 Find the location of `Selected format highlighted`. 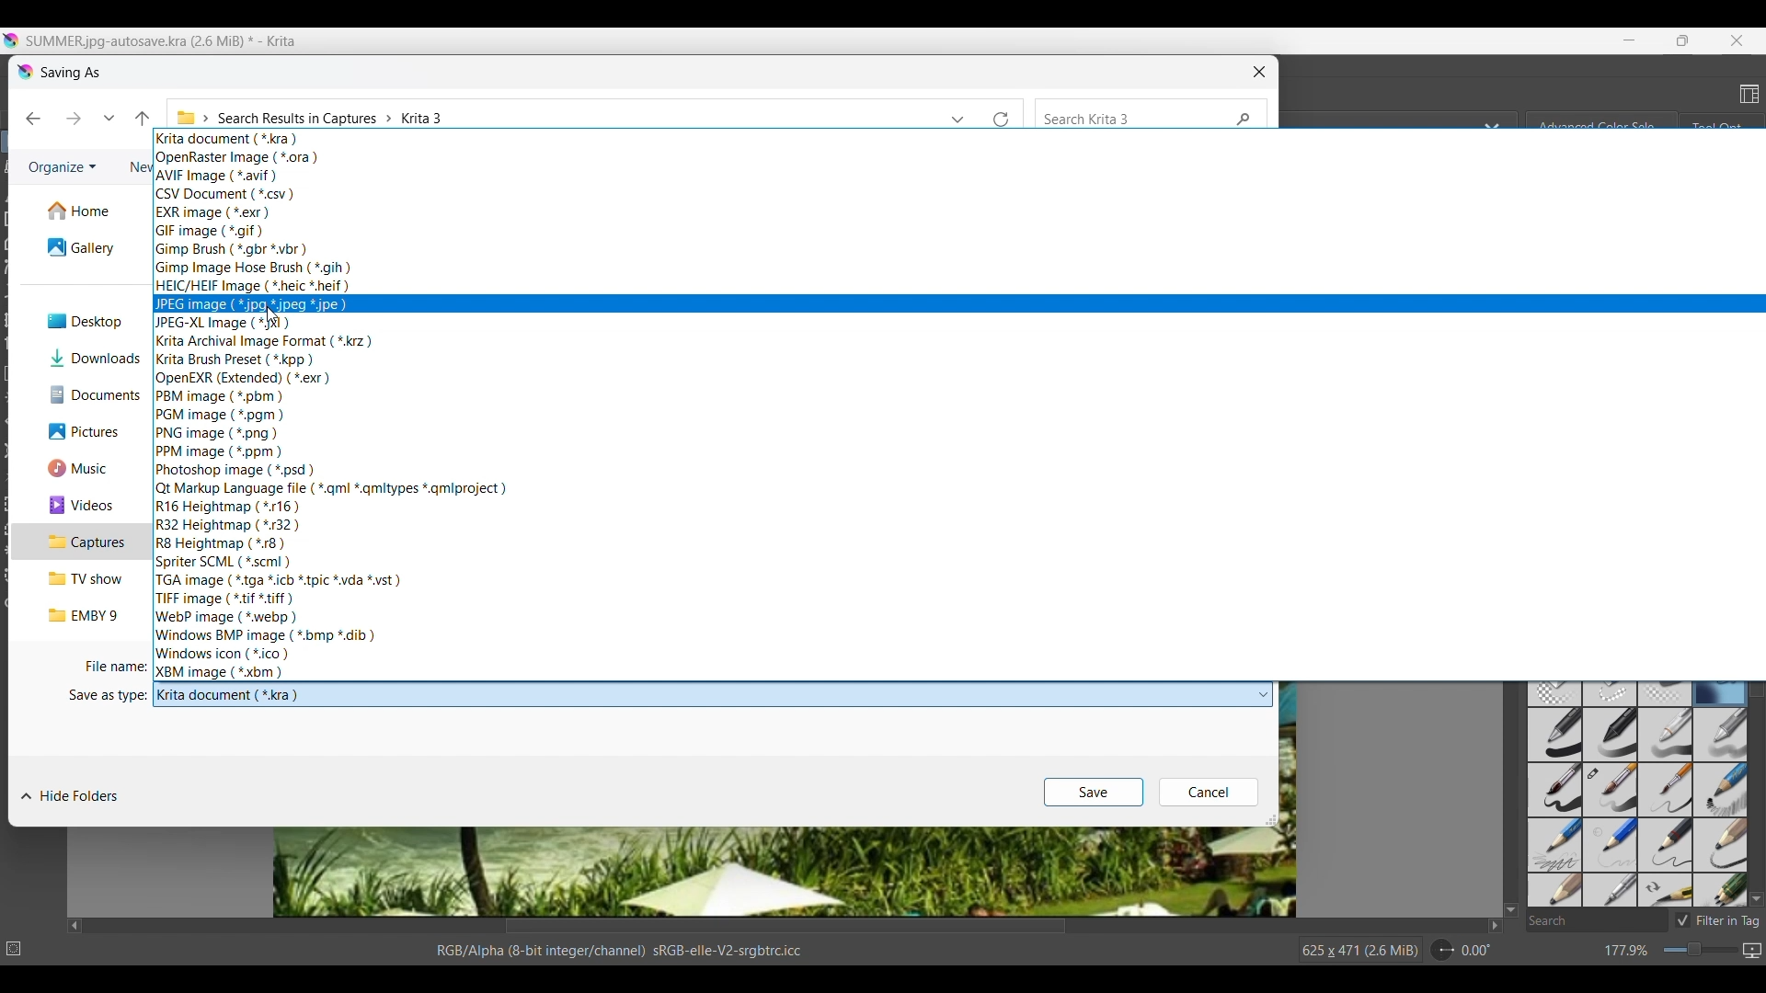

Selected format highlighted is located at coordinates (1139, 304).